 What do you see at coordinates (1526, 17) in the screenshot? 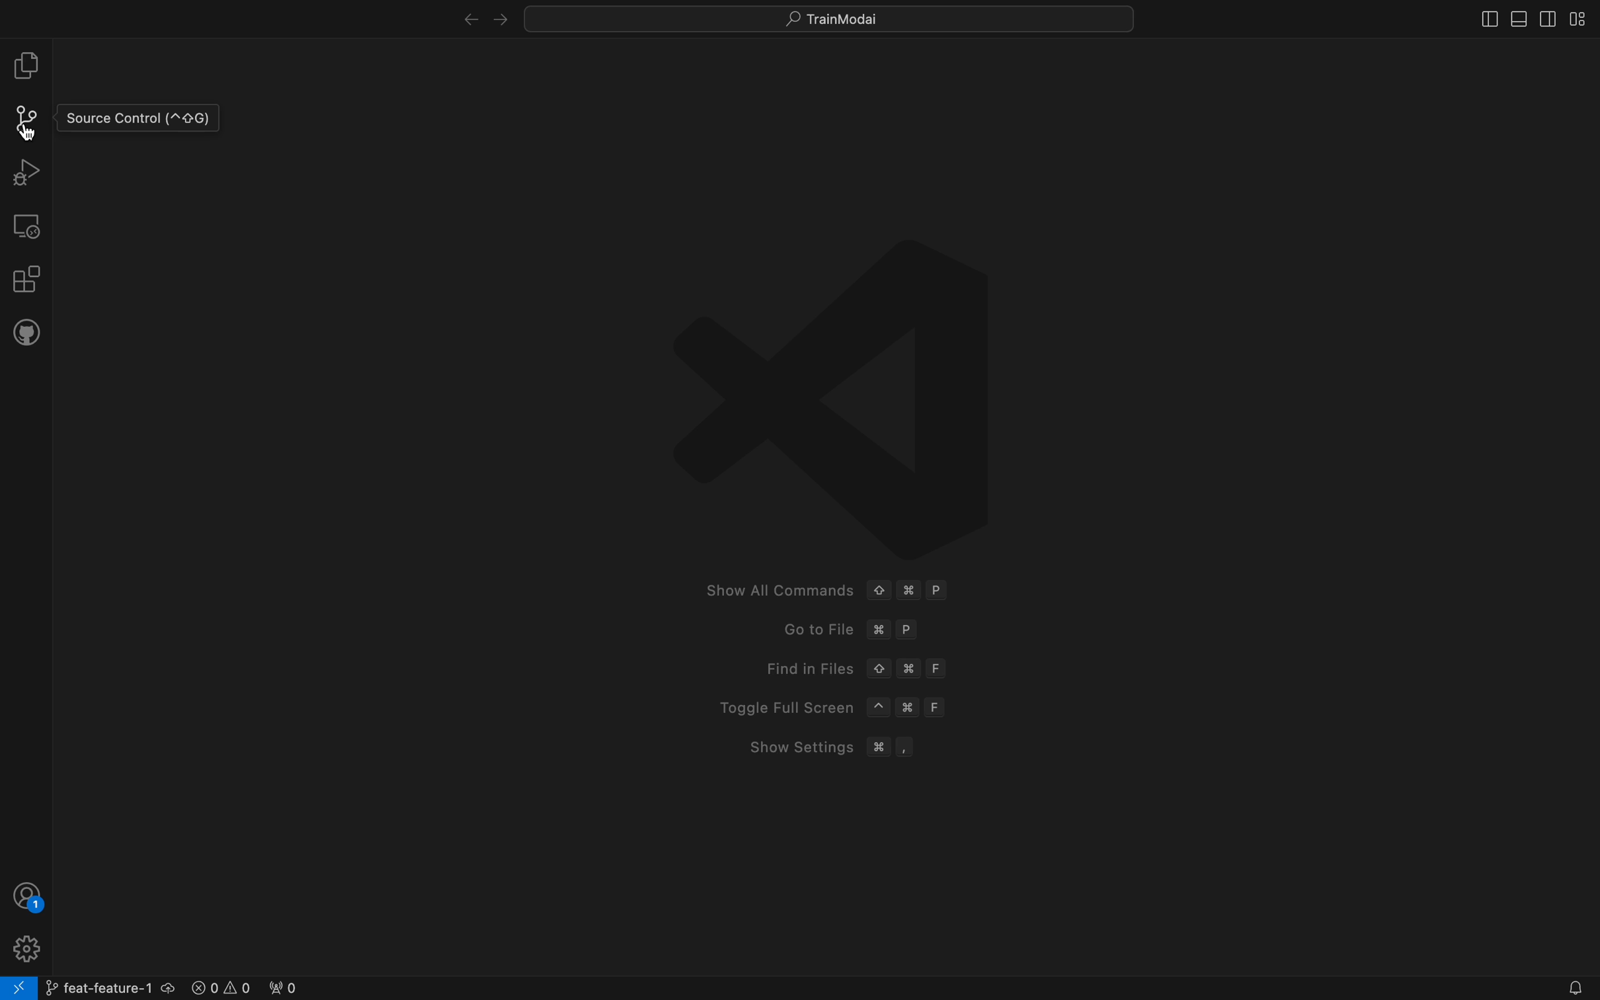
I see `layouts` at bounding box center [1526, 17].